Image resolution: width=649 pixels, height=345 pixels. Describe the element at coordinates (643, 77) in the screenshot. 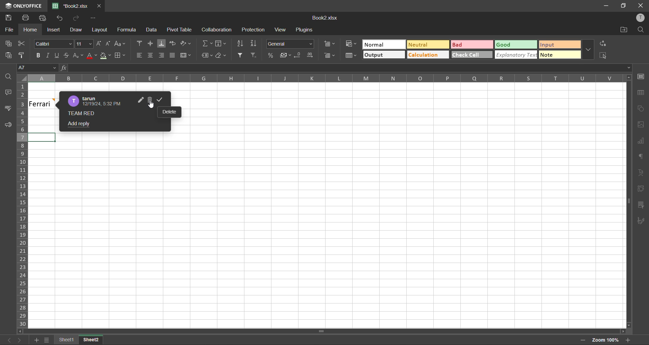

I see `cell settings` at that location.